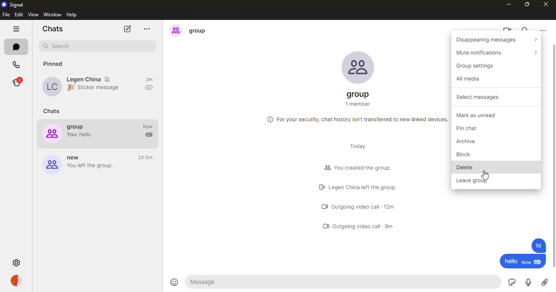 The height and width of the screenshot is (292, 556). What do you see at coordinates (467, 78) in the screenshot?
I see `all media` at bounding box center [467, 78].